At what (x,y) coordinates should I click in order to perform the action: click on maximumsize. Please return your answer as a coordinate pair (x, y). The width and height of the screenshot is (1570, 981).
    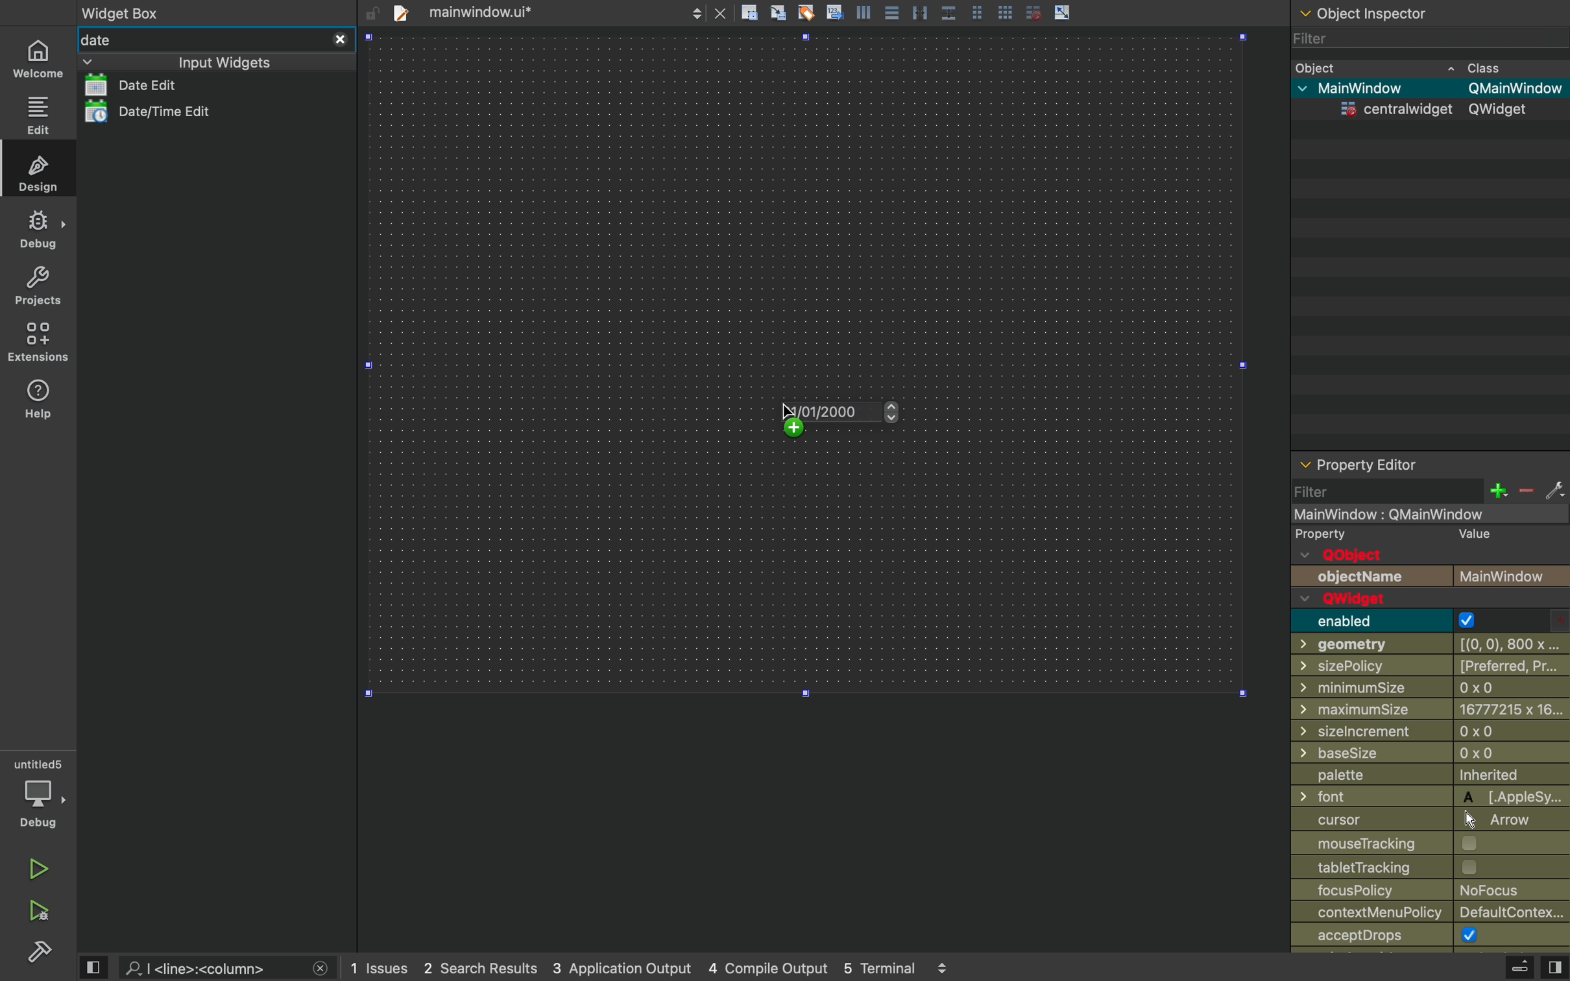
    Looking at the image, I should click on (1430, 710).